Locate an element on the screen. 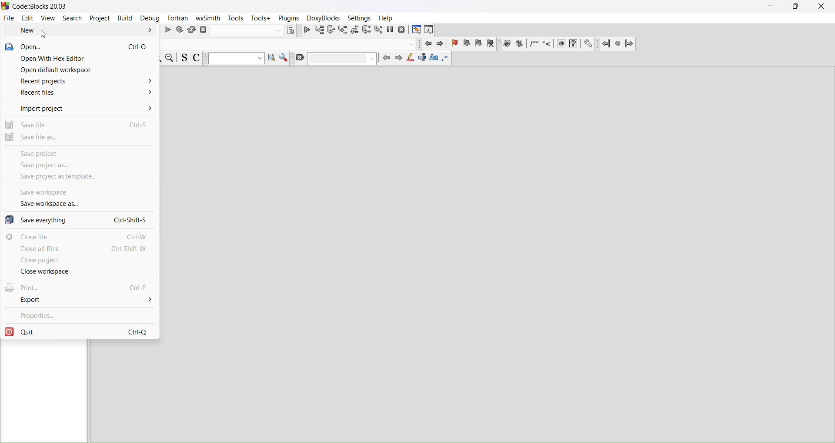  zoom out is located at coordinates (170, 58).